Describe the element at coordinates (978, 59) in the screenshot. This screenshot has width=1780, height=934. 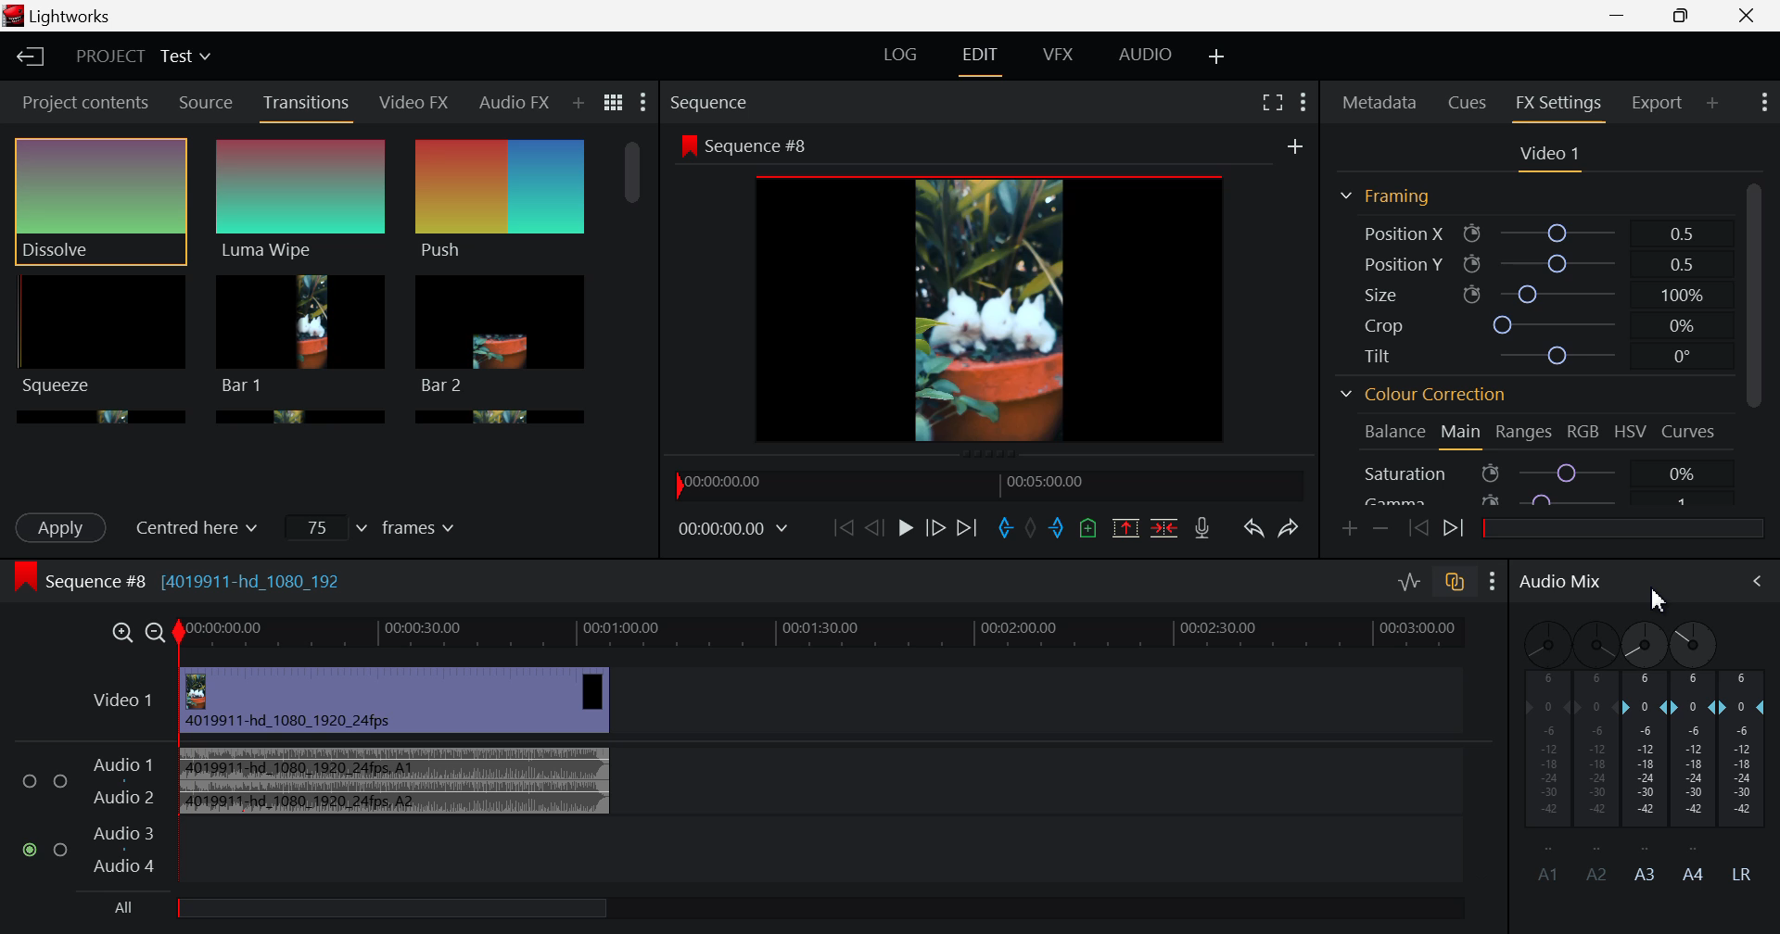
I see `EDIT Layout Open` at that location.